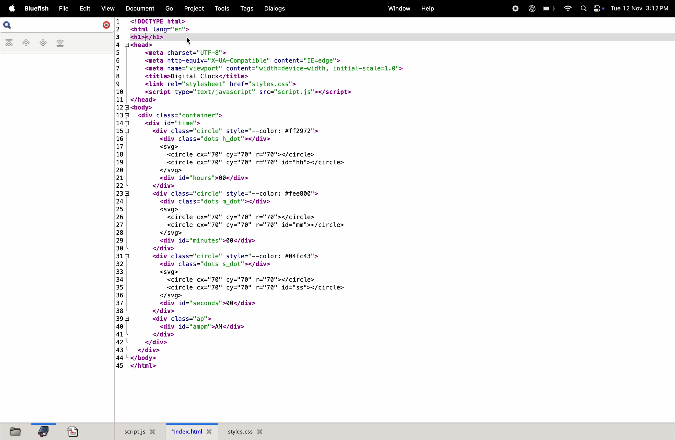  Describe the element at coordinates (11, 9) in the screenshot. I see `apple menu` at that location.